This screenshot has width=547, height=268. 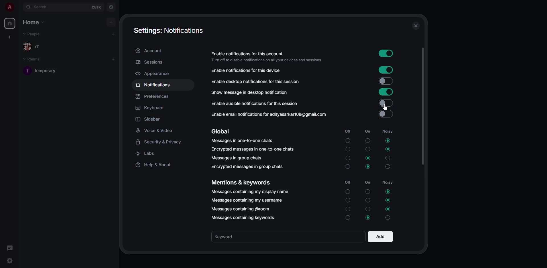 What do you see at coordinates (385, 103) in the screenshot?
I see `disabled` at bounding box center [385, 103].